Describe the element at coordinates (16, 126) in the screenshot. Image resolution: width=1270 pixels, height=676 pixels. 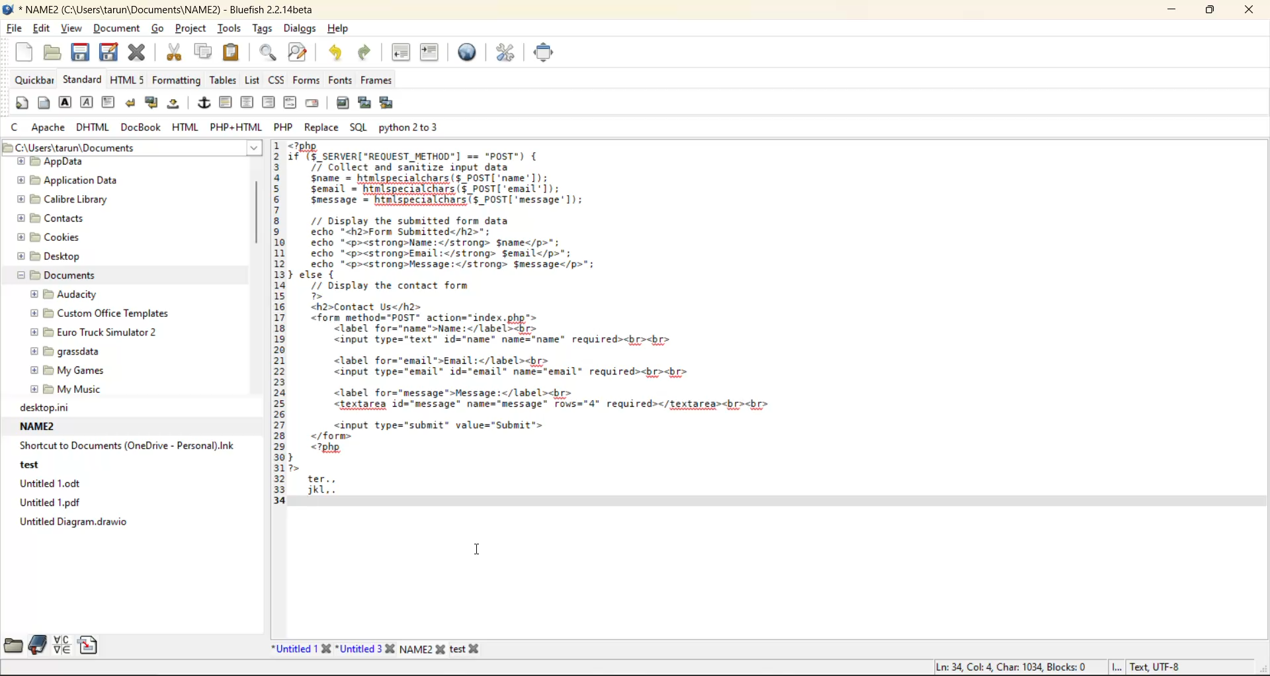
I see `c` at that location.